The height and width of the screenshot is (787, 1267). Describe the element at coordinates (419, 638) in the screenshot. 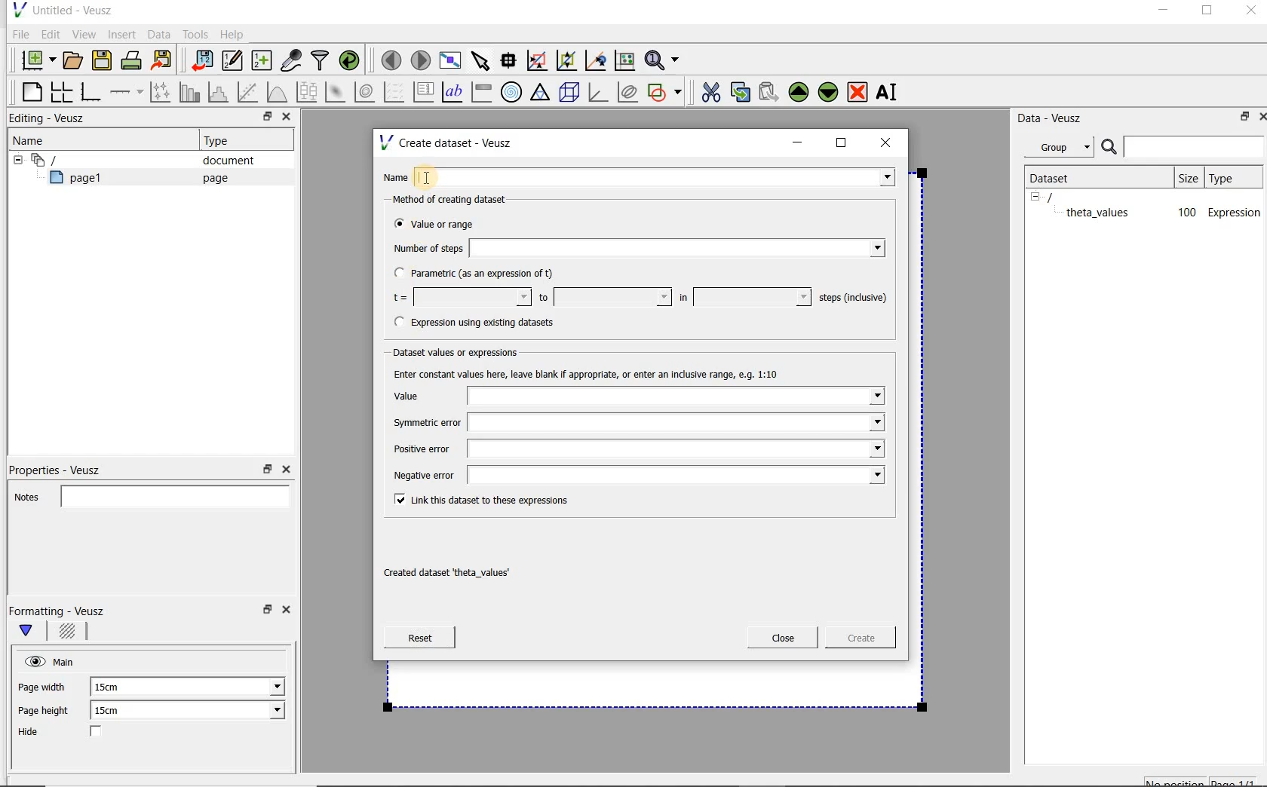

I see `Reset` at that location.